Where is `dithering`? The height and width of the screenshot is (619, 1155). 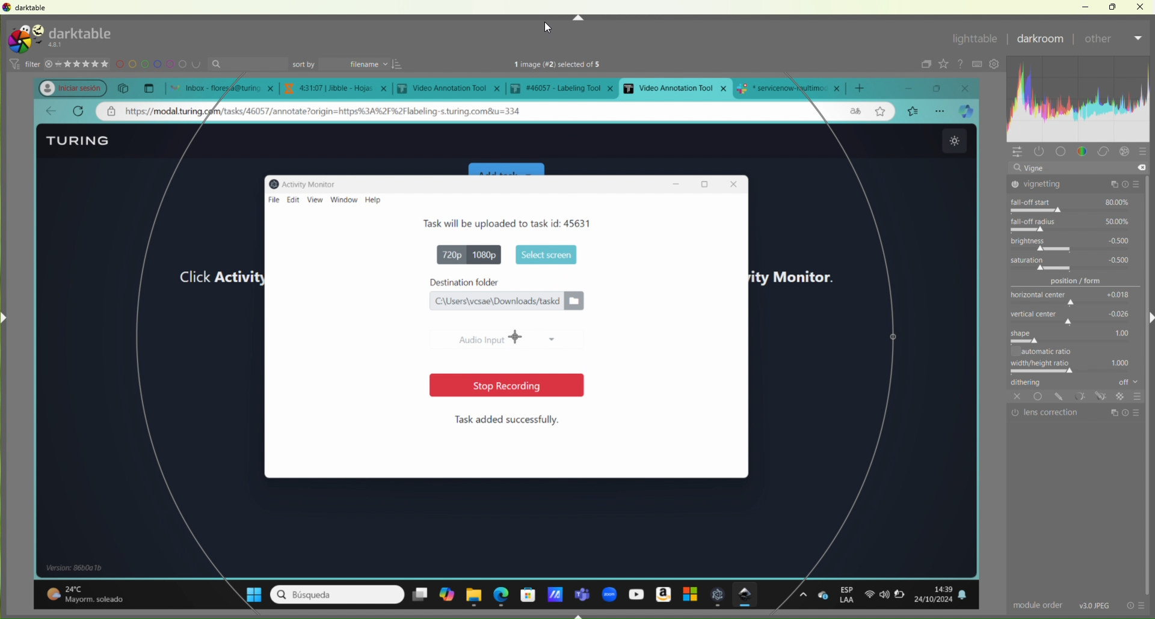 dithering is located at coordinates (1071, 382).